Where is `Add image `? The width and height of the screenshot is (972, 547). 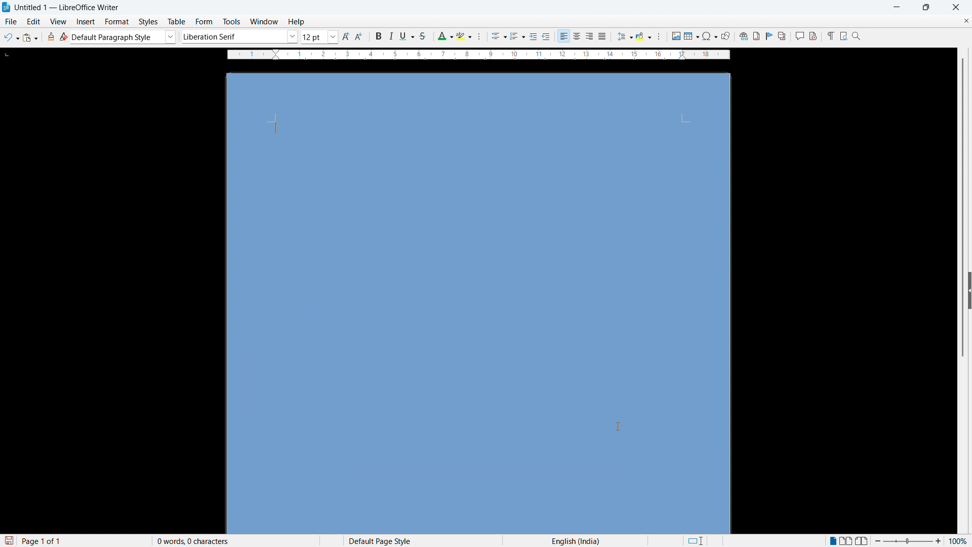
Add image  is located at coordinates (676, 35).